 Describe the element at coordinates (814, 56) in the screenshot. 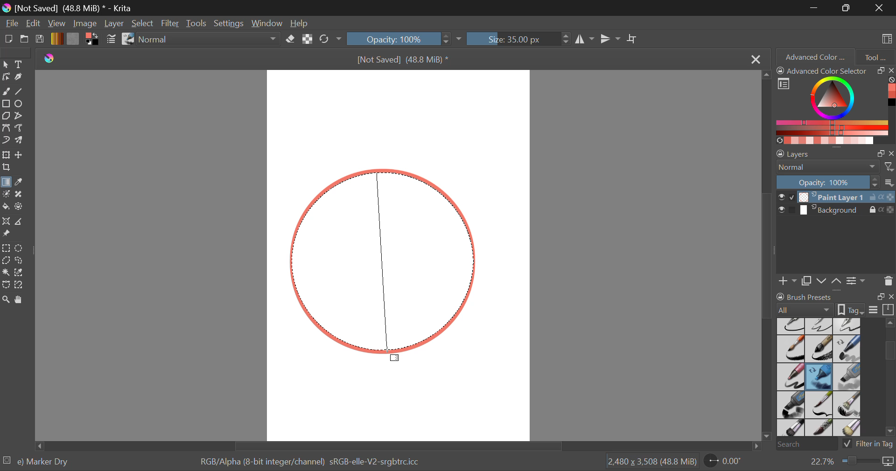

I see `Advanced Color Selector Tab Open` at that location.